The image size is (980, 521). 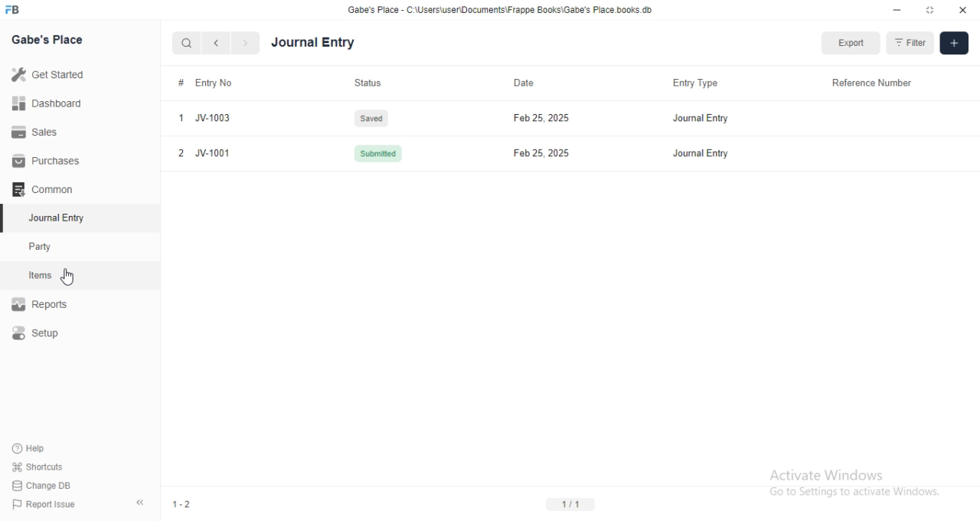 What do you see at coordinates (46, 188) in the screenshot?
I see `Common` at bounding box center [46, 188].